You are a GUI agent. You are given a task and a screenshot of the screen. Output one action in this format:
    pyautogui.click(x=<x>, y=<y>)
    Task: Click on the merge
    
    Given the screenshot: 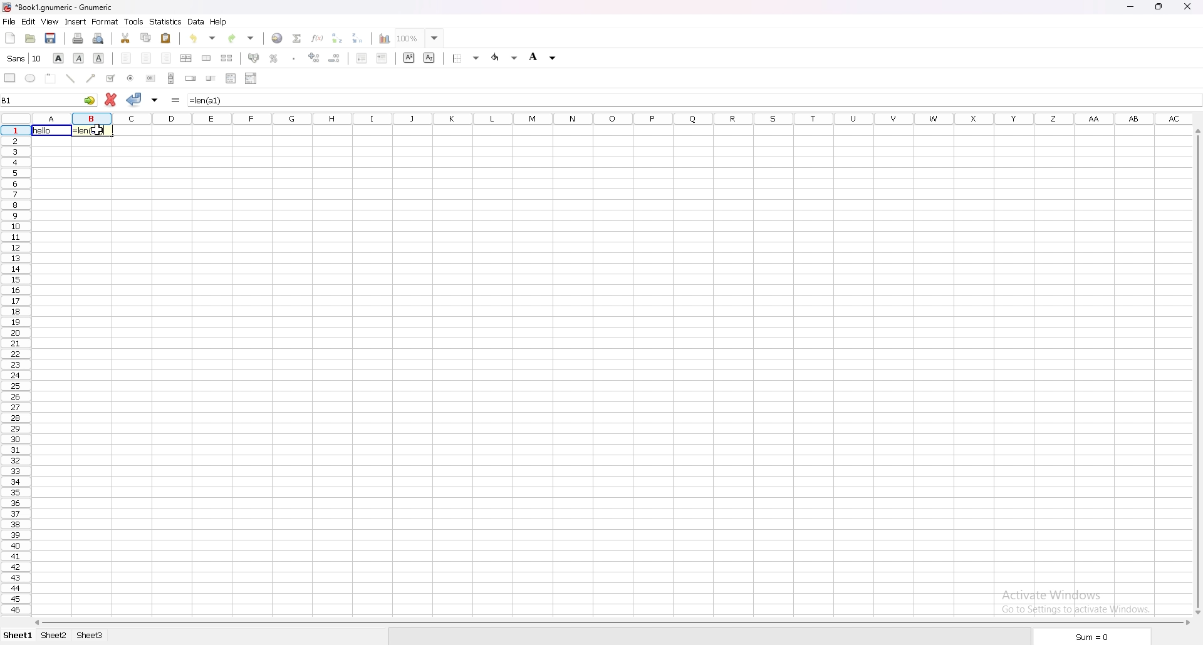 What is the action you would take?
    pyautogui.click(x=206, y=58)
    